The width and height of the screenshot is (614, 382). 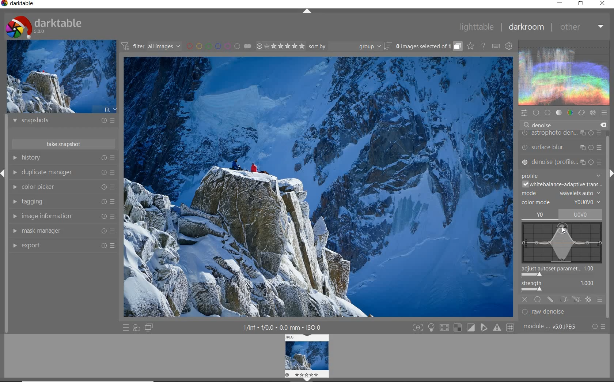 What do you see at coordinates (592, 113) in the screenshot?
I see `effect` at bounding box center [592, 113].